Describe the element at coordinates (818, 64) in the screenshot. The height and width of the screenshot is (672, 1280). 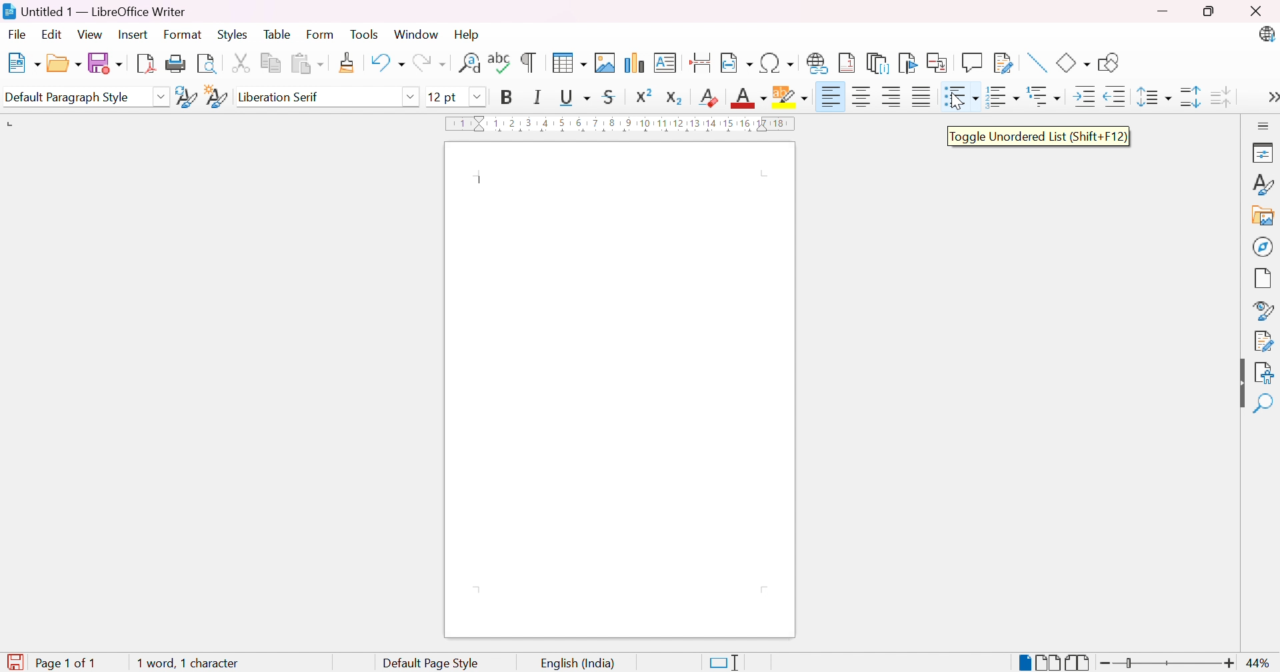
I see `Insert hyperlink` at that location.